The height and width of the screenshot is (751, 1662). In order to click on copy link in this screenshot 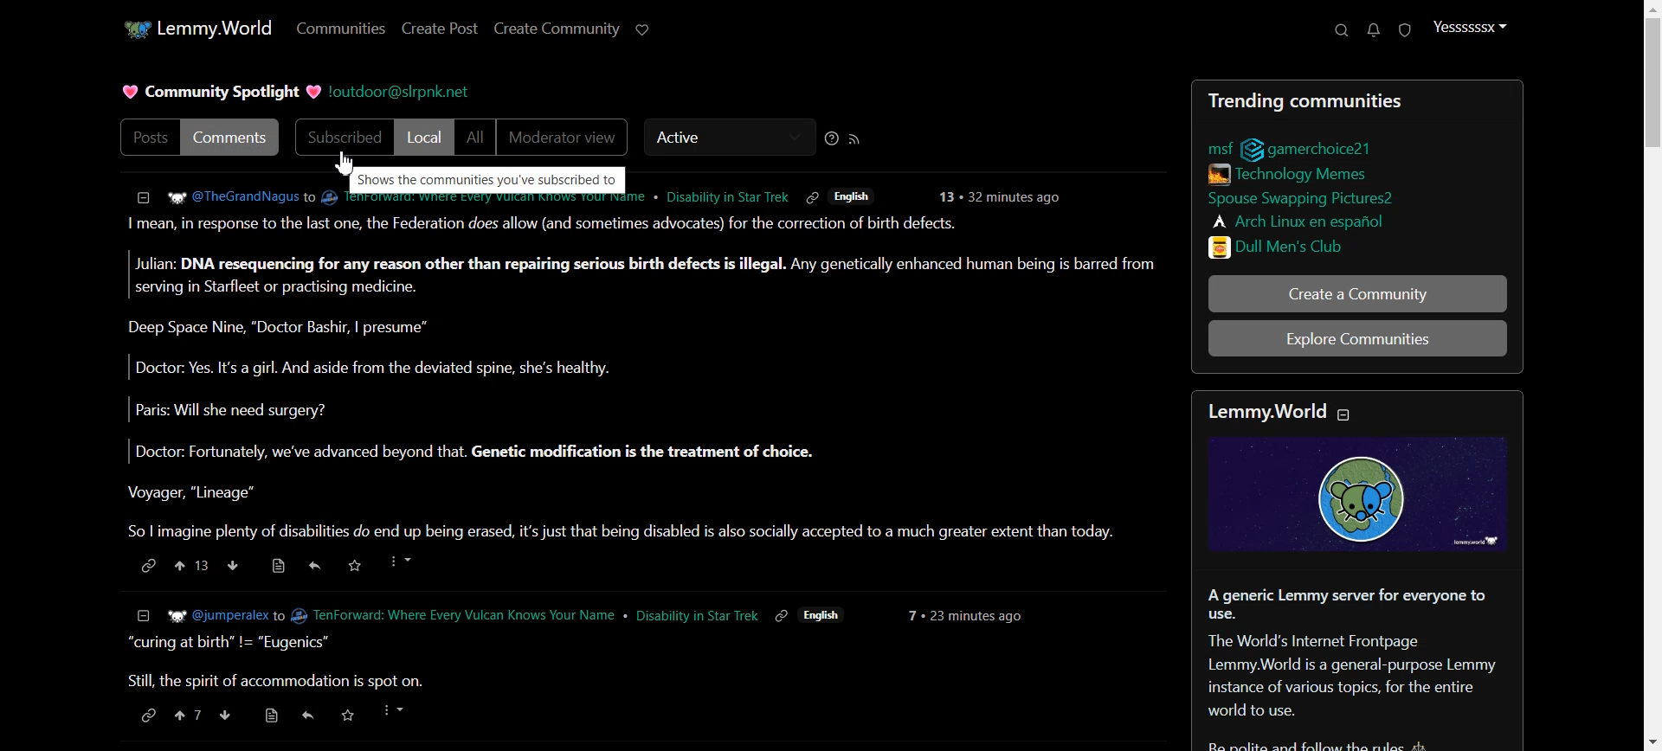, I will do `click(781, 615)`.